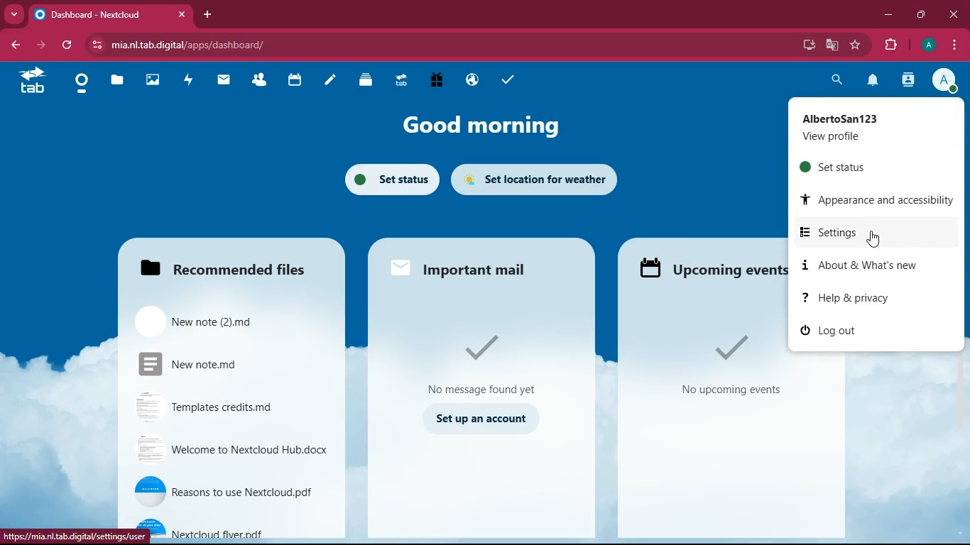 The height and width of the screenshot is (545, 970). I want to click on No Upcoming events, so click(730, 392).